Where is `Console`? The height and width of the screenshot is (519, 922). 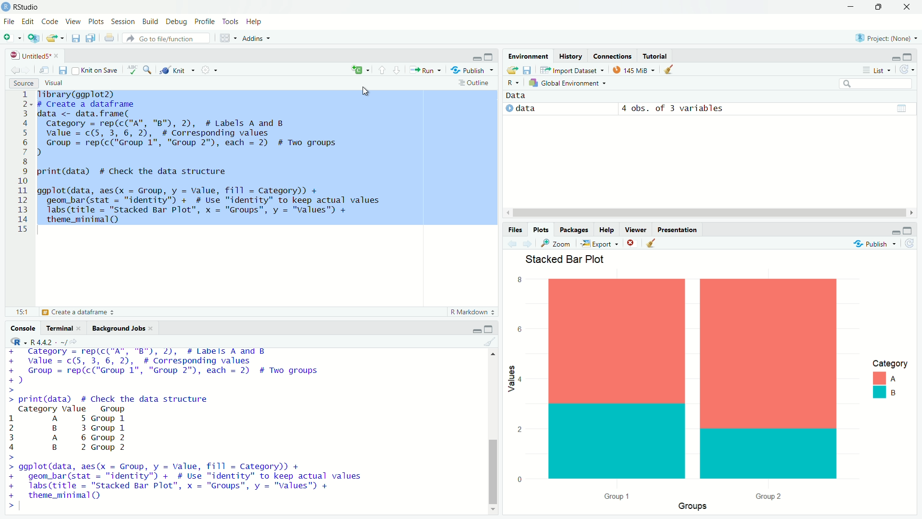 Console is located at coordinates (24, 327).